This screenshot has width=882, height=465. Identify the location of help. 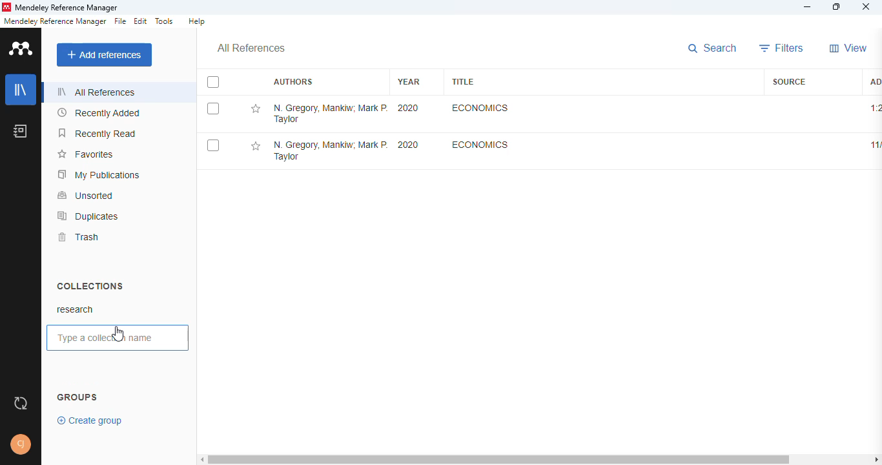
(196, 21).